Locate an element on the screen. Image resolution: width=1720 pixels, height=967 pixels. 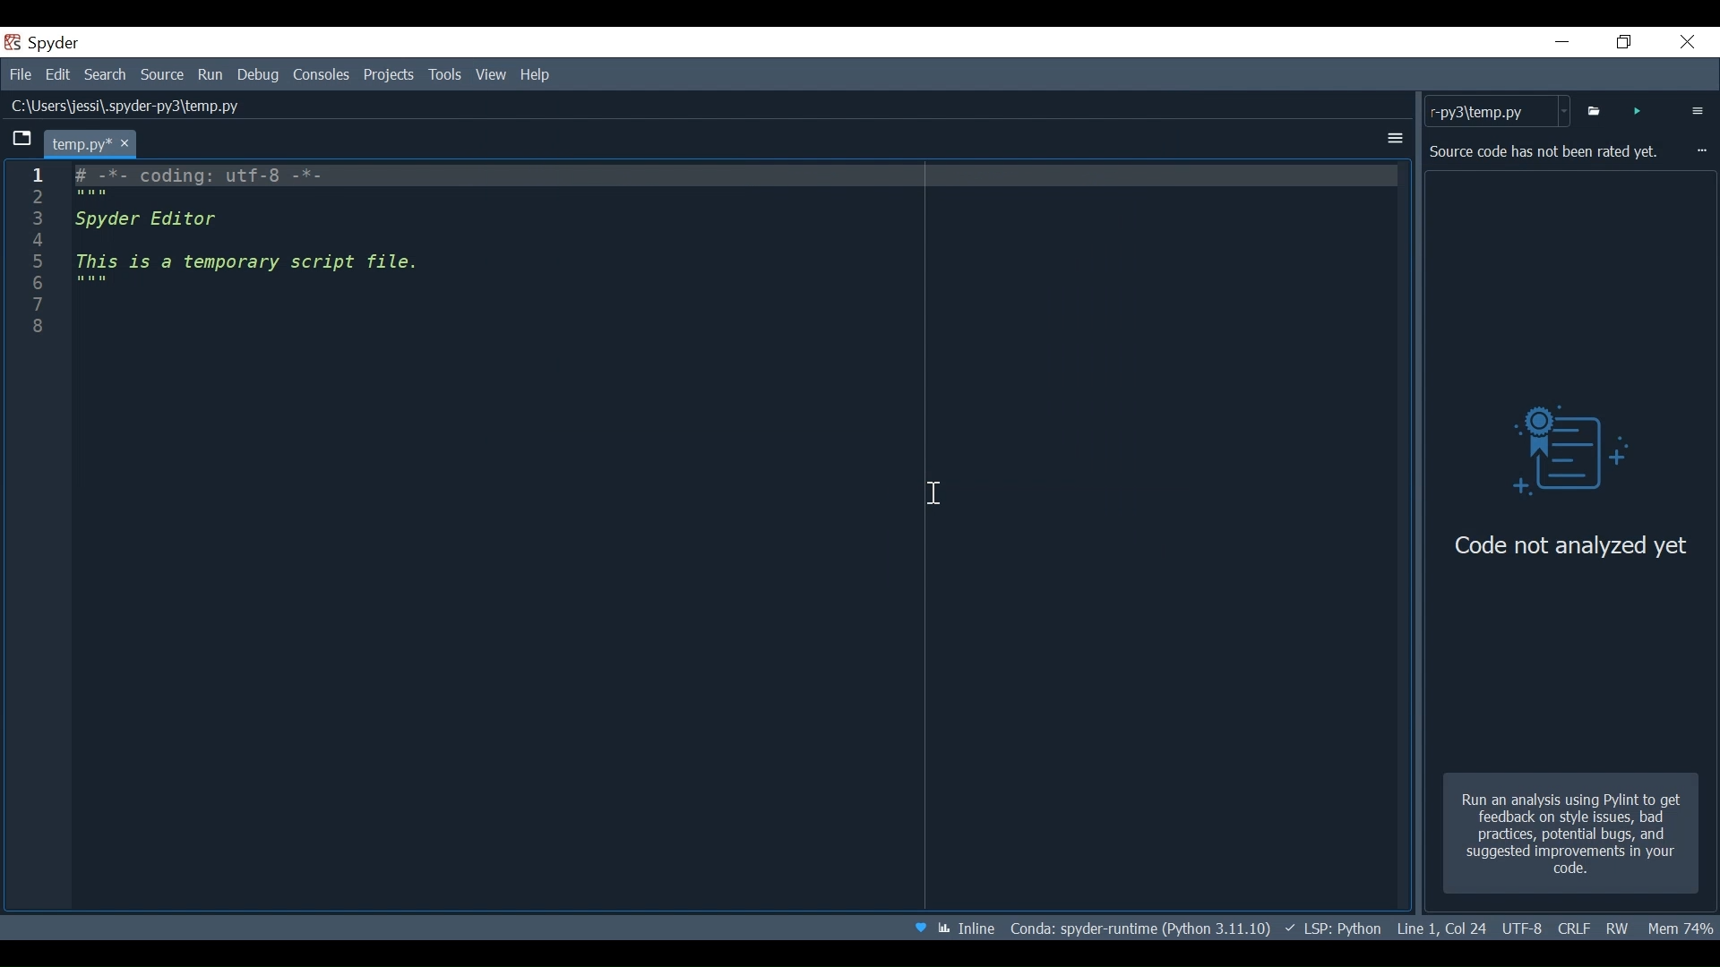
Toggle Inline and interactive Matplotlib plotting is located at coordinates (966, 928).